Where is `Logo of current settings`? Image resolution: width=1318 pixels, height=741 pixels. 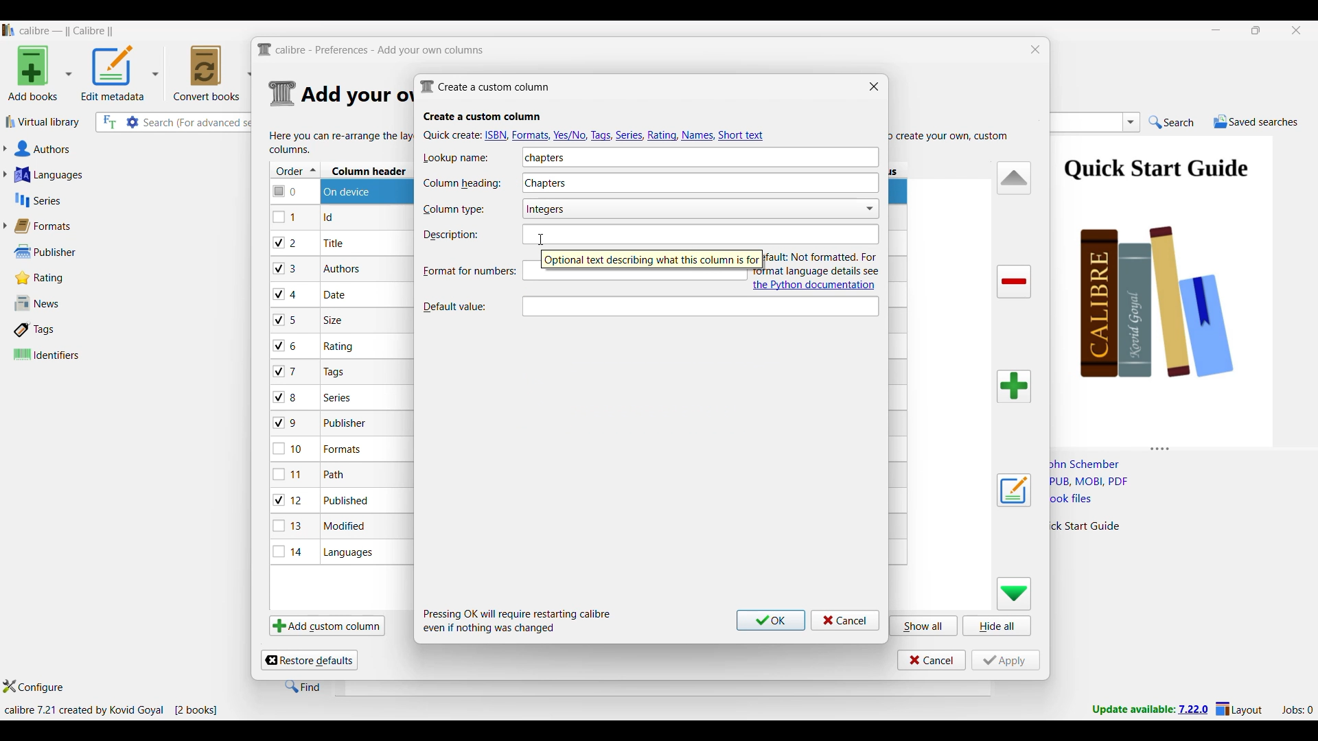
Logo of current settings is located at coordinates (283, 94).